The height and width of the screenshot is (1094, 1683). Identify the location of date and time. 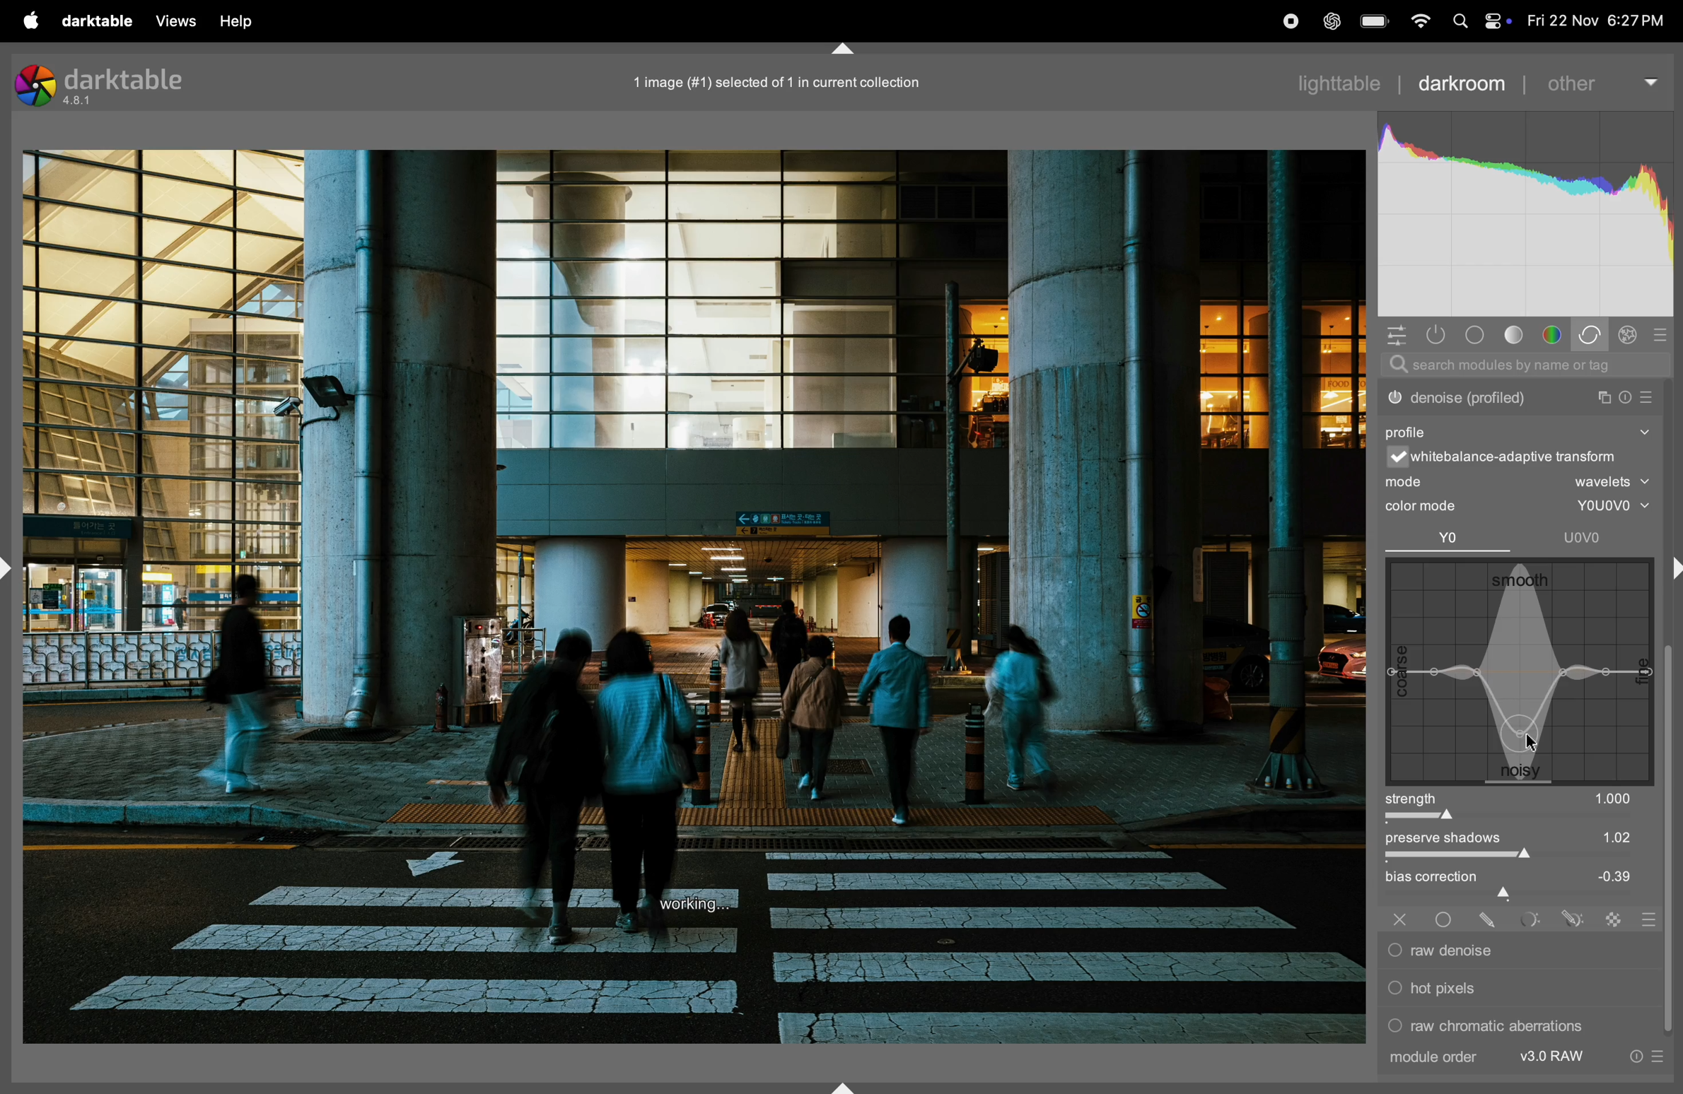
(1591, 22).